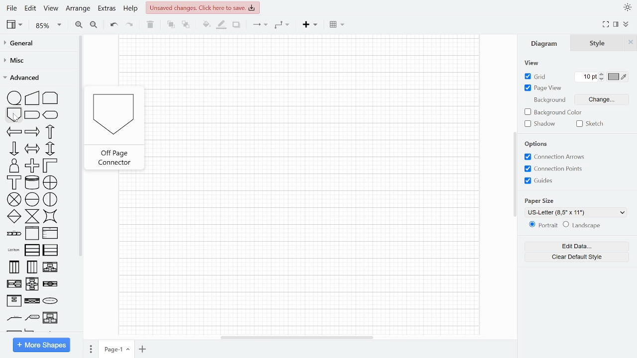 This screenshot has height=358, width=637. Describe the element at coordinates (33, 302) in the screenshot. I see `central idea` at that location.